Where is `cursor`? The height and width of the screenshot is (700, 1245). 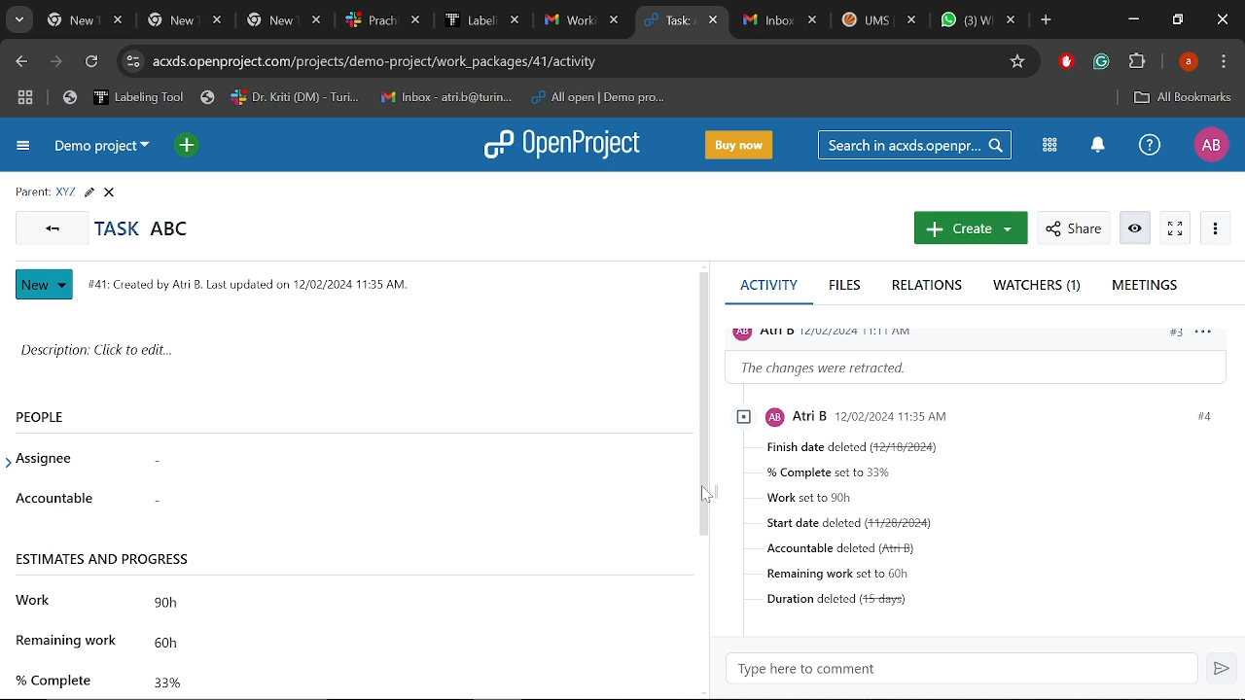
cursor is located at coordinates (710, 498).